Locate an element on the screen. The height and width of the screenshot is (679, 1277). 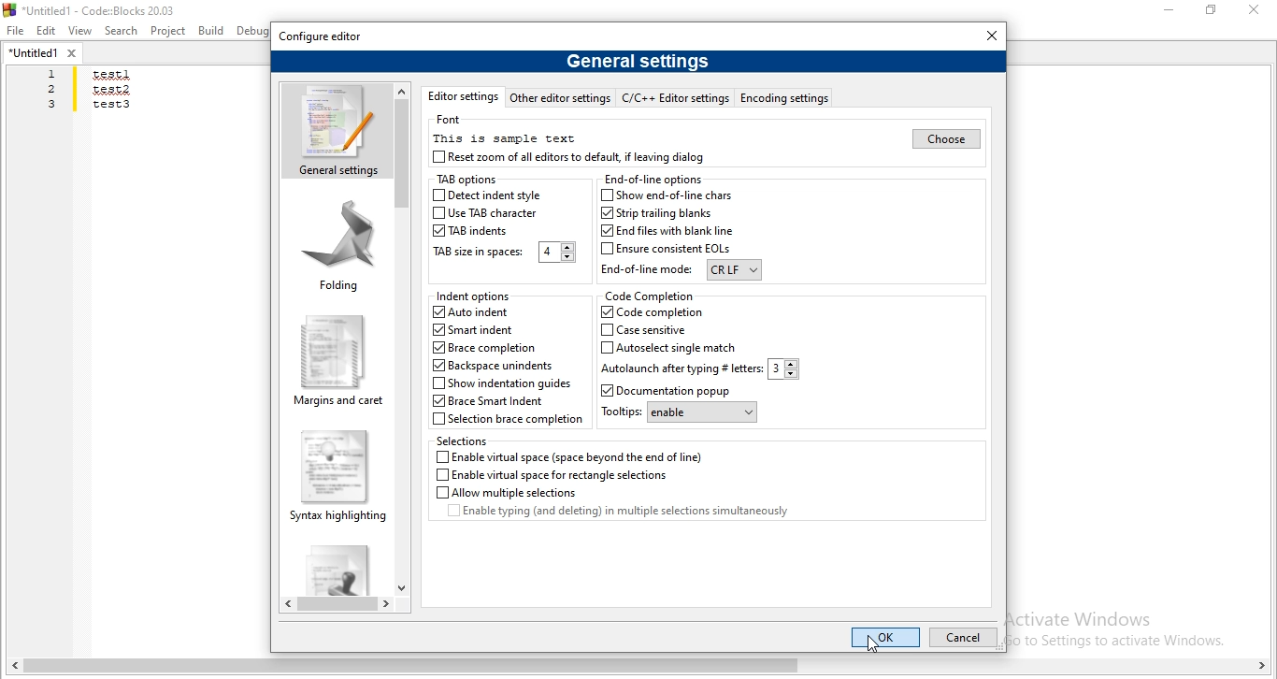
general settings is located at coordinates (336, 130).